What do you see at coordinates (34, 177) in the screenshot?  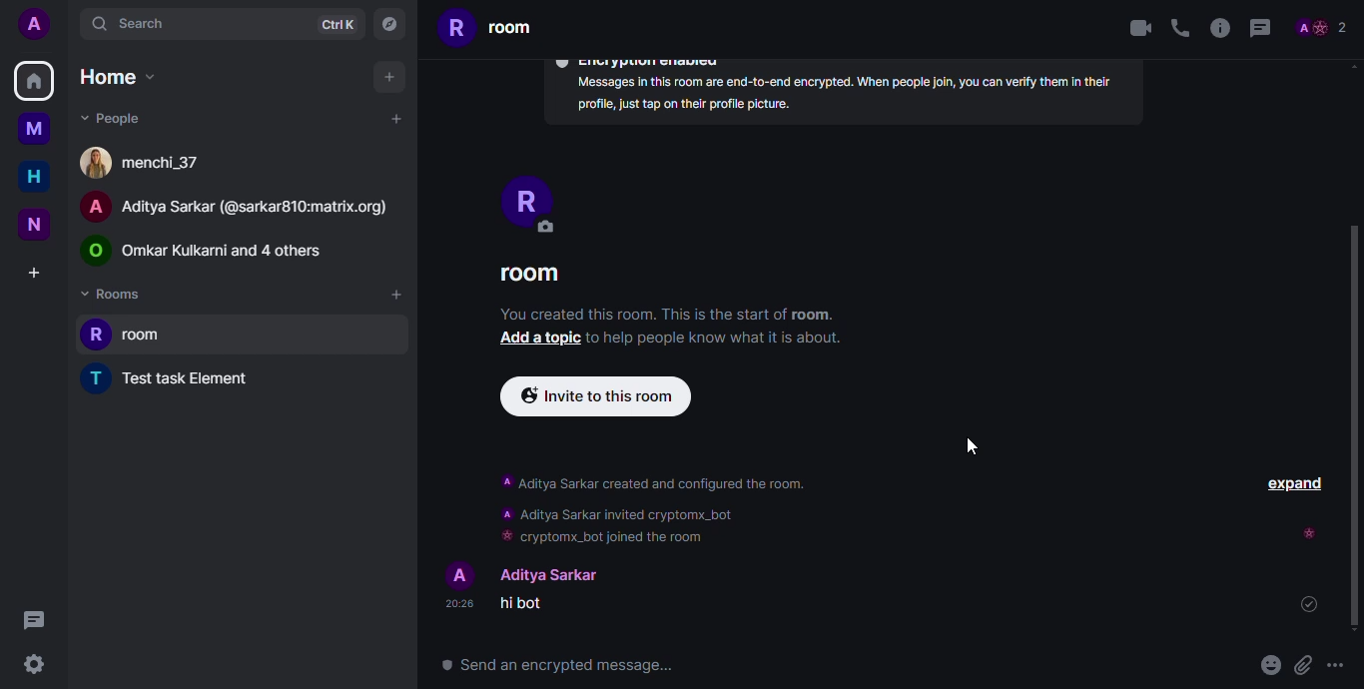 I see `home` at bounding box center [34, 177].